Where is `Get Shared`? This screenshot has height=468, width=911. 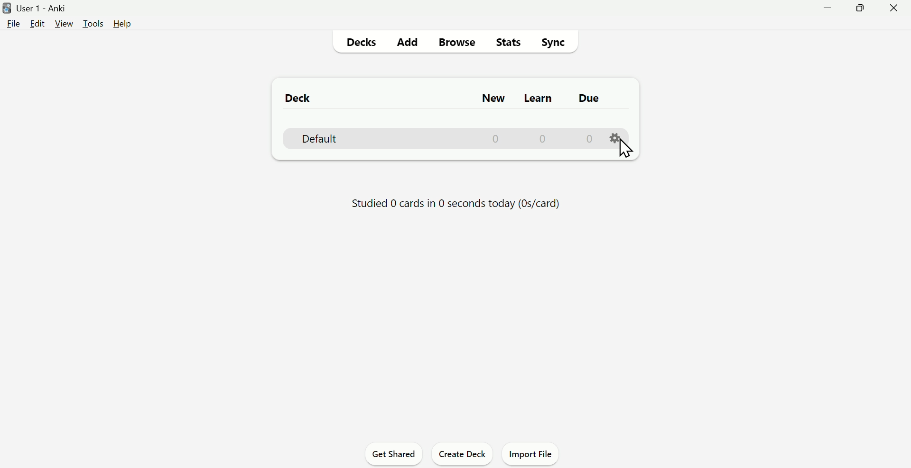
Get Shared is located at coordinates (393, 455).